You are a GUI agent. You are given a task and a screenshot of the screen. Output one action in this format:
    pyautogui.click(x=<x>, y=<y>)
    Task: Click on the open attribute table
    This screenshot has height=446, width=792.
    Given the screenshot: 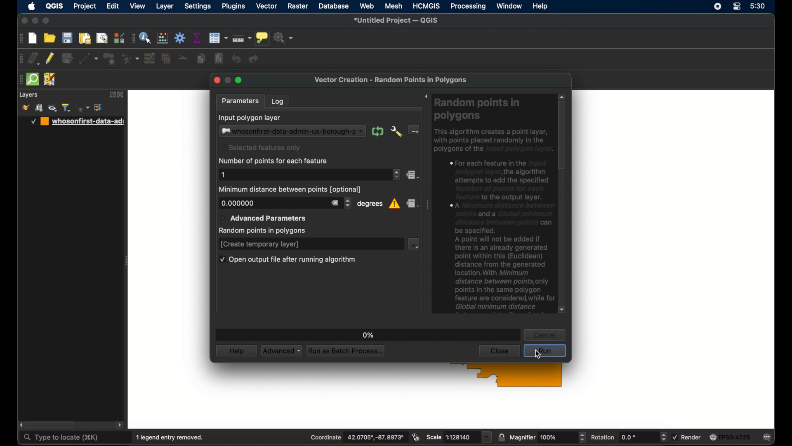 What is the action you would take?
    pyautogui.click(x=218, y=38)
    